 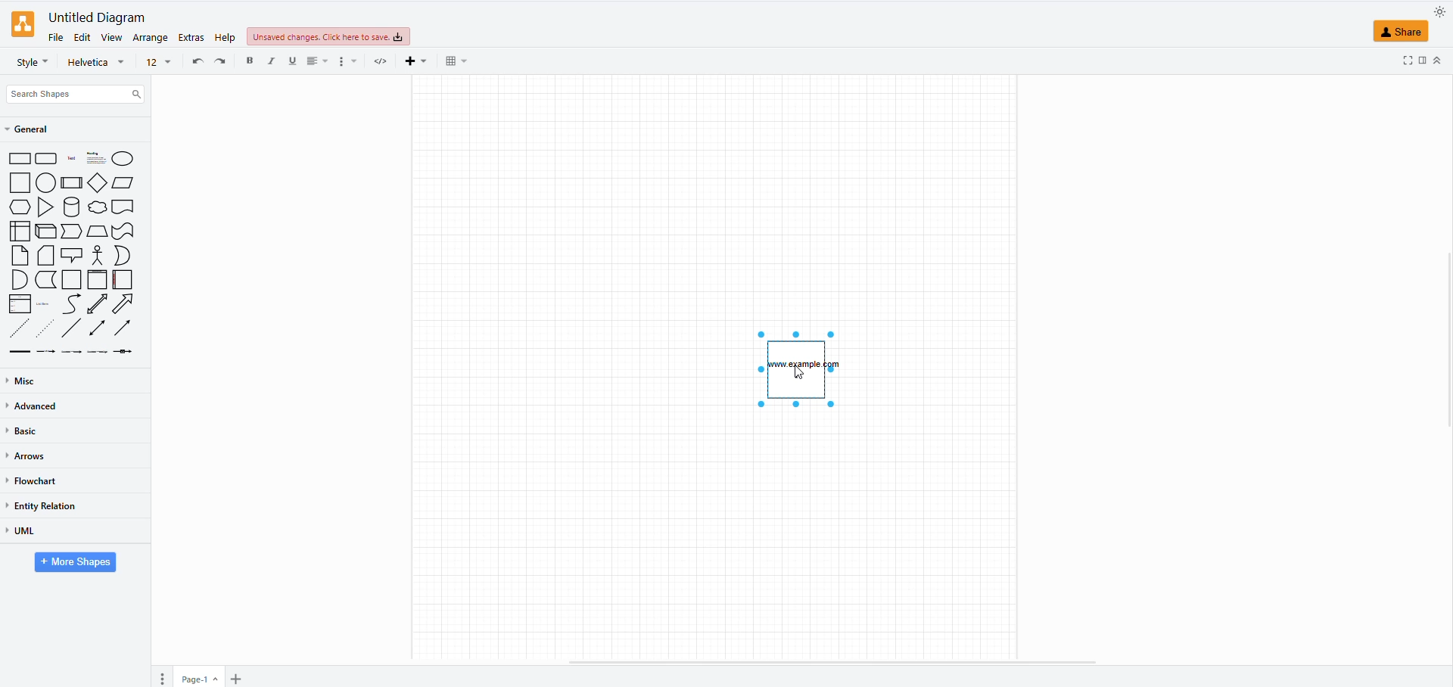 I want to click on curve, so click(x=72, y=303).